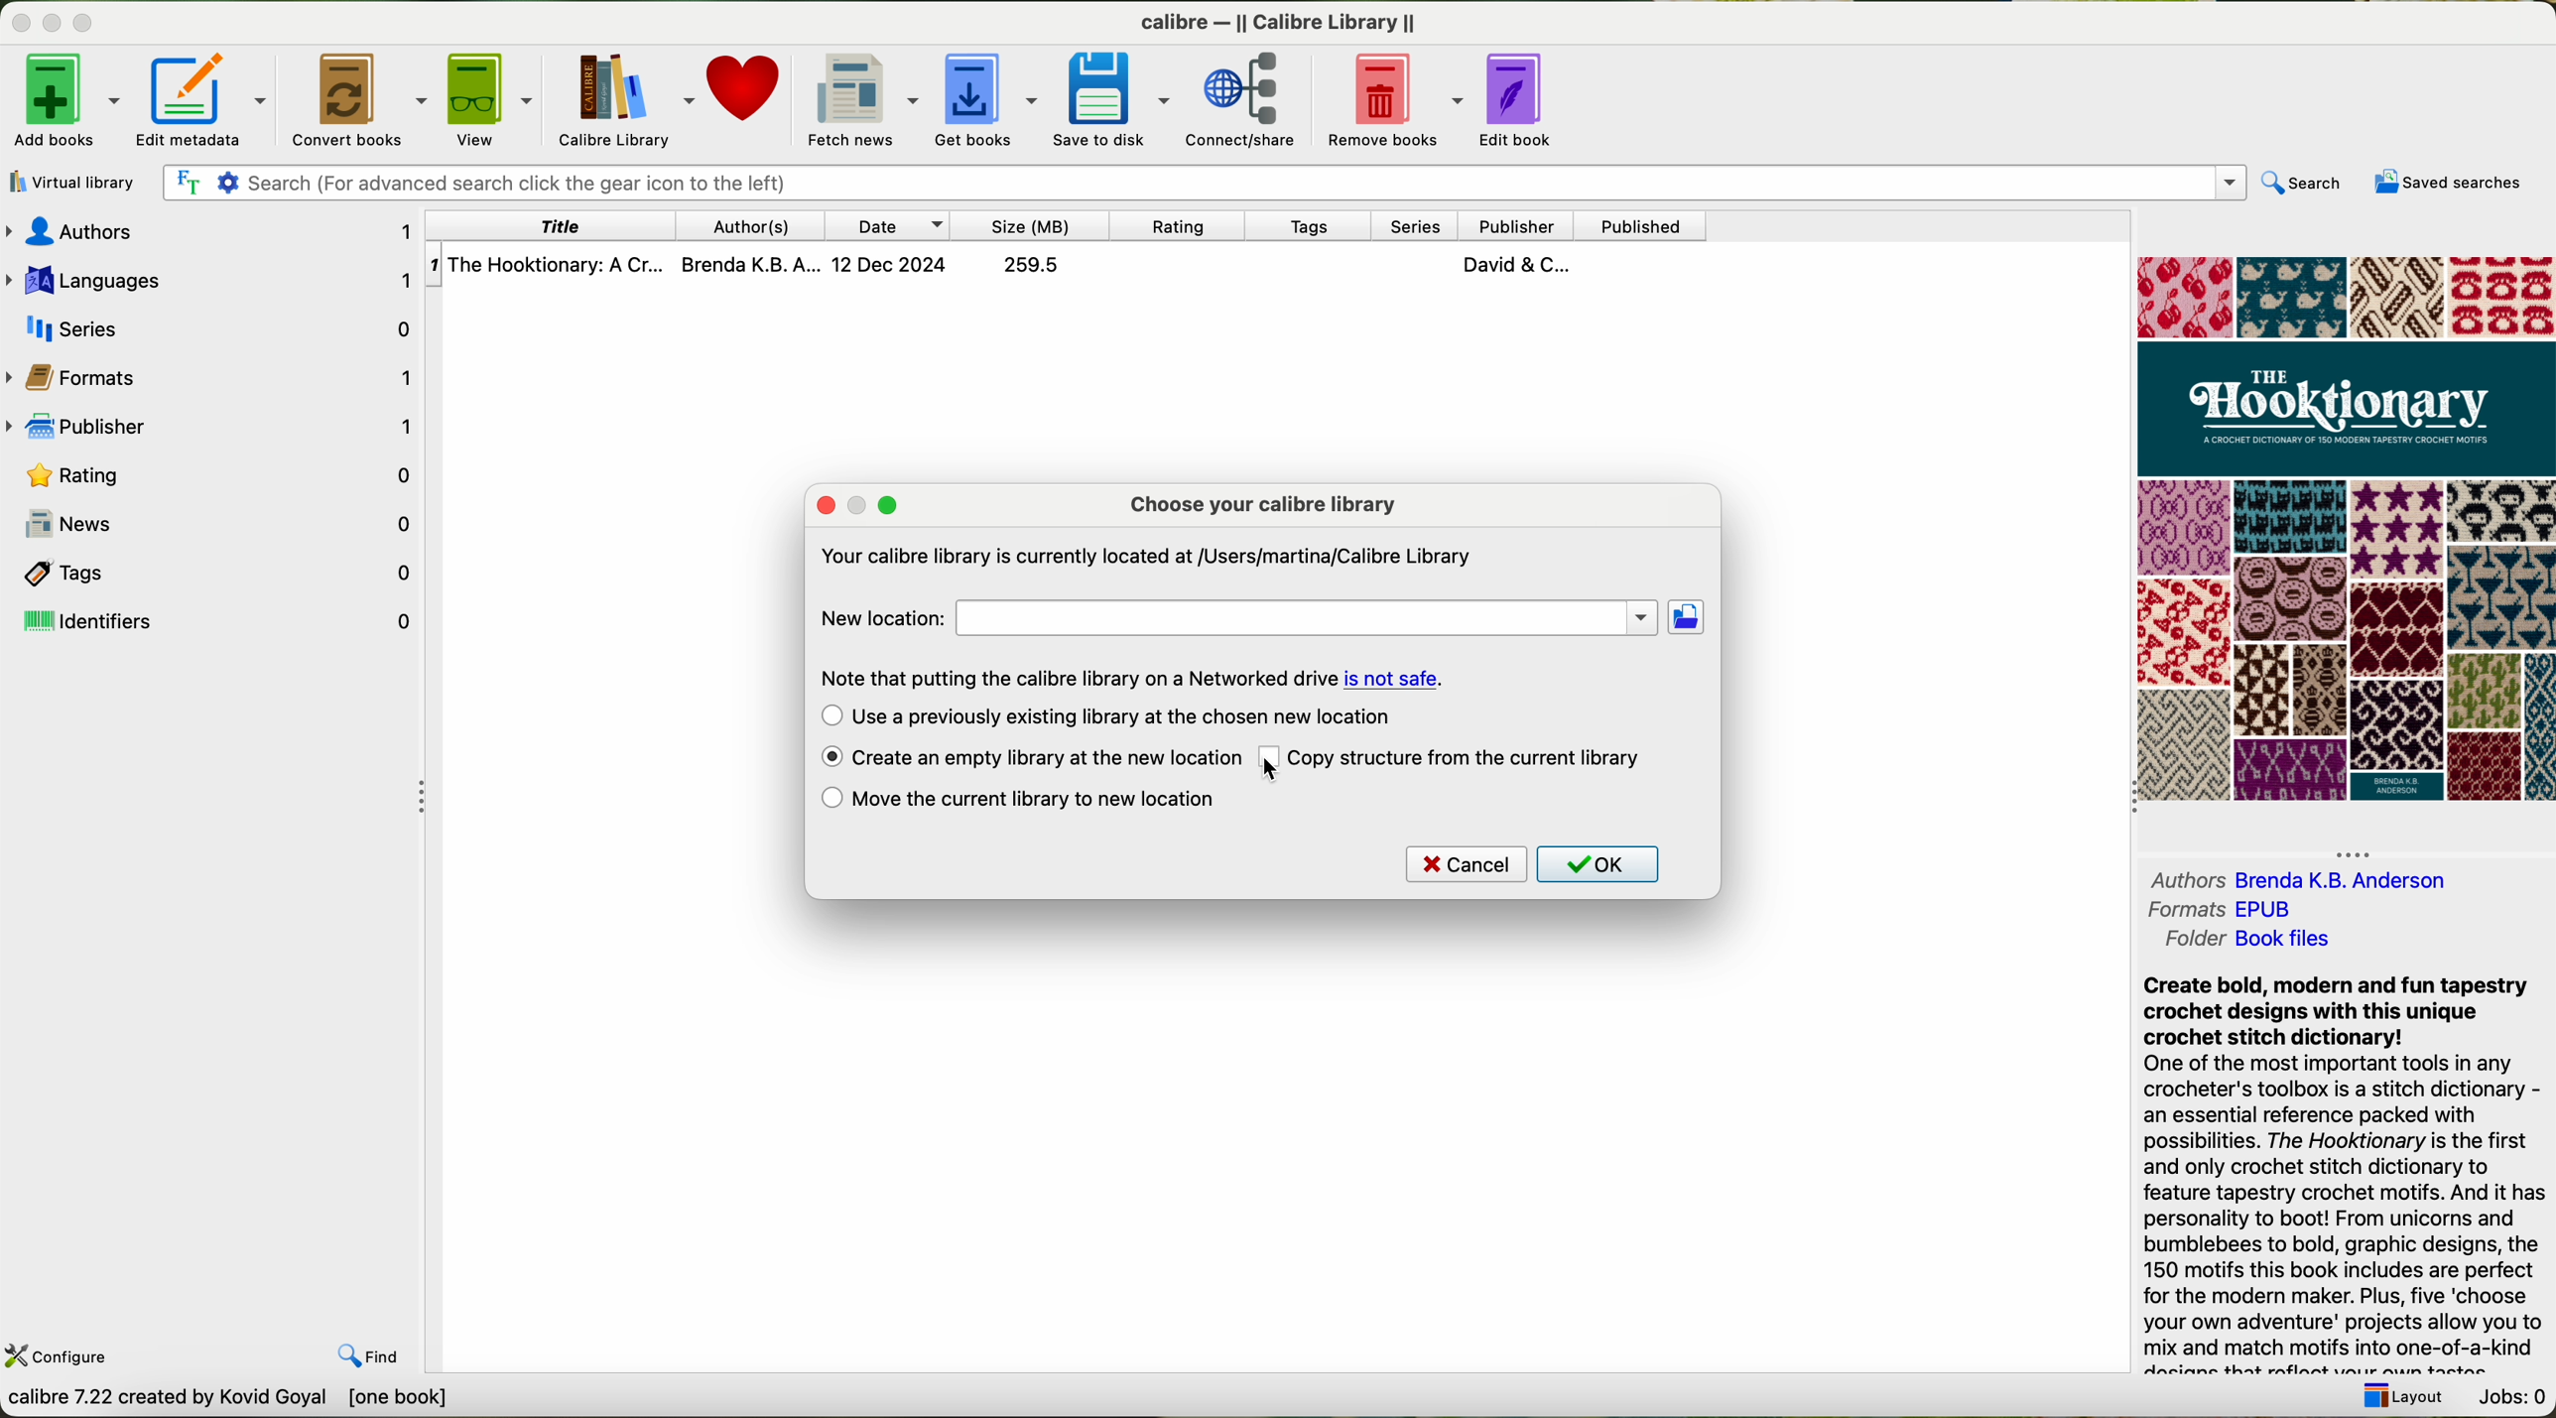  I want to click on formats EPUB, so click(2218, 910).